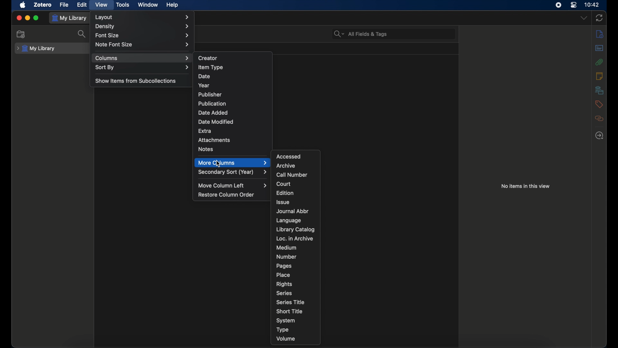 The height and width of the screenshot is (348, 618). What do you see at coordinates (36, 18) in the screenshot?
I see `maximize` at bounding box center [36, 18].